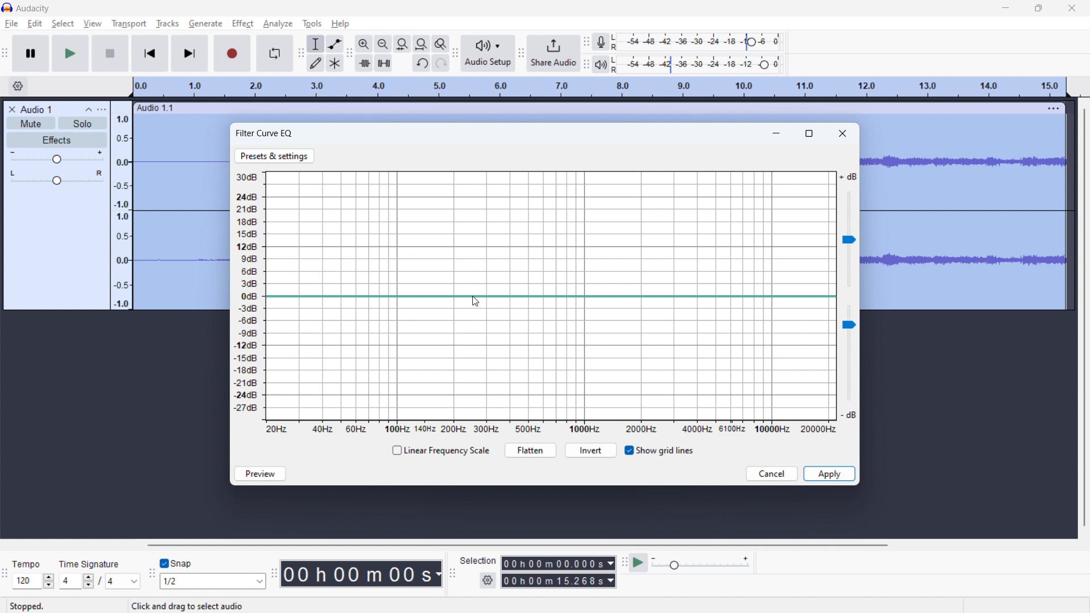 The width and height of the screenshot is (1090, 613). I want to click on select, so click(62, 24).